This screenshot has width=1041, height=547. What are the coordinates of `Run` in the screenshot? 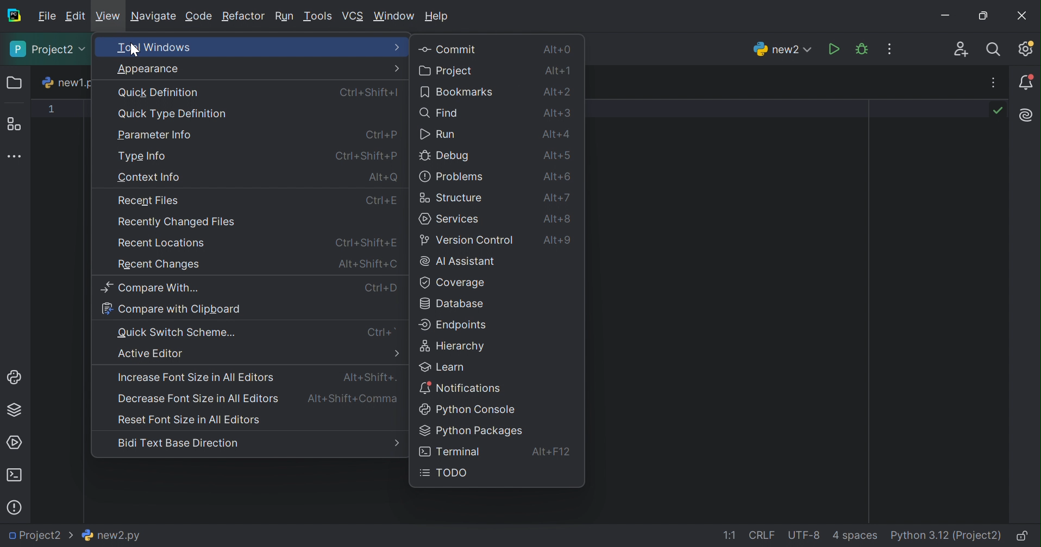 It's located at (836, 49).